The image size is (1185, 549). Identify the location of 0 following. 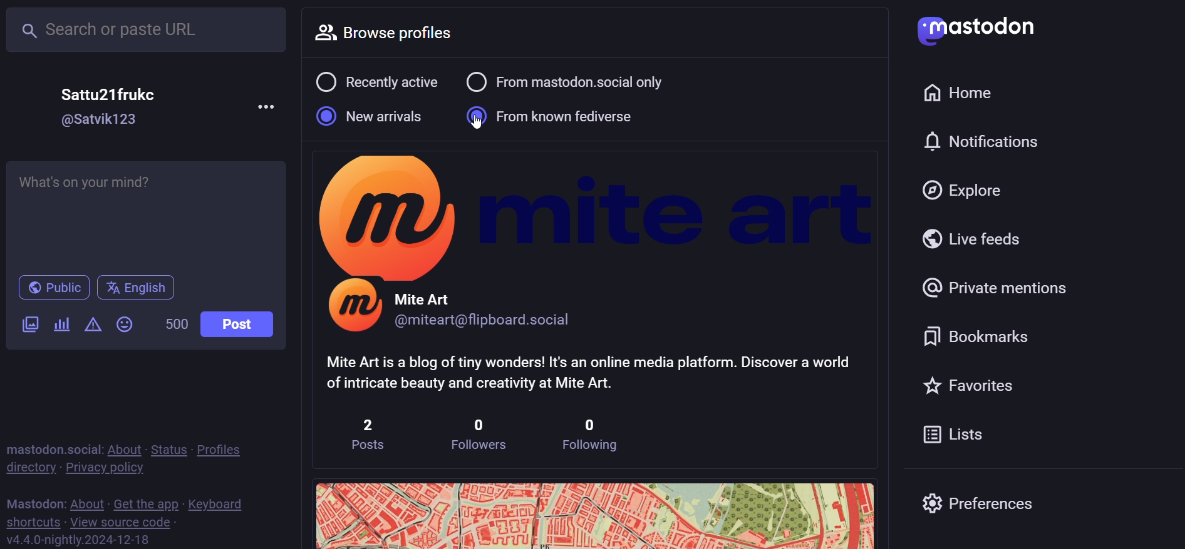
(591, 433).